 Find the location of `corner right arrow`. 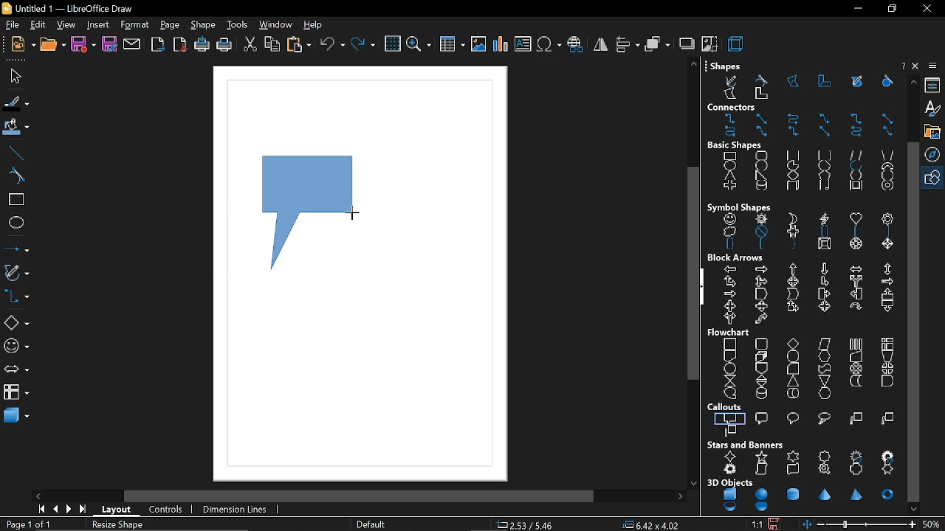

corner right arrow is located at coordinates (825, 282).